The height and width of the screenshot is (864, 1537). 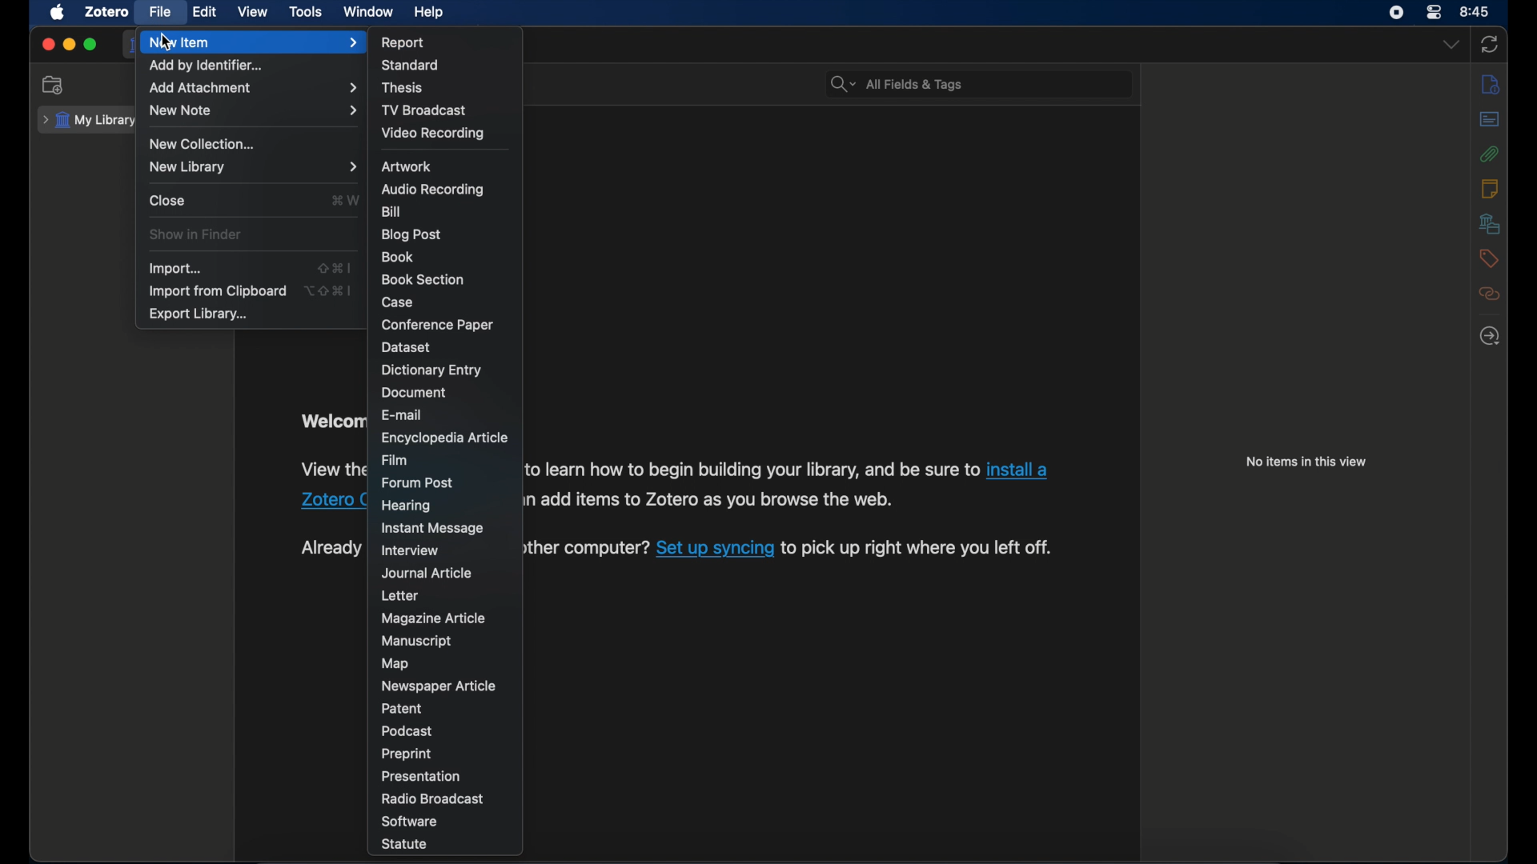 What do you see at coordinates (410, 234) in the screenshot?
I see `blog post` at bounding box center [410, 234].